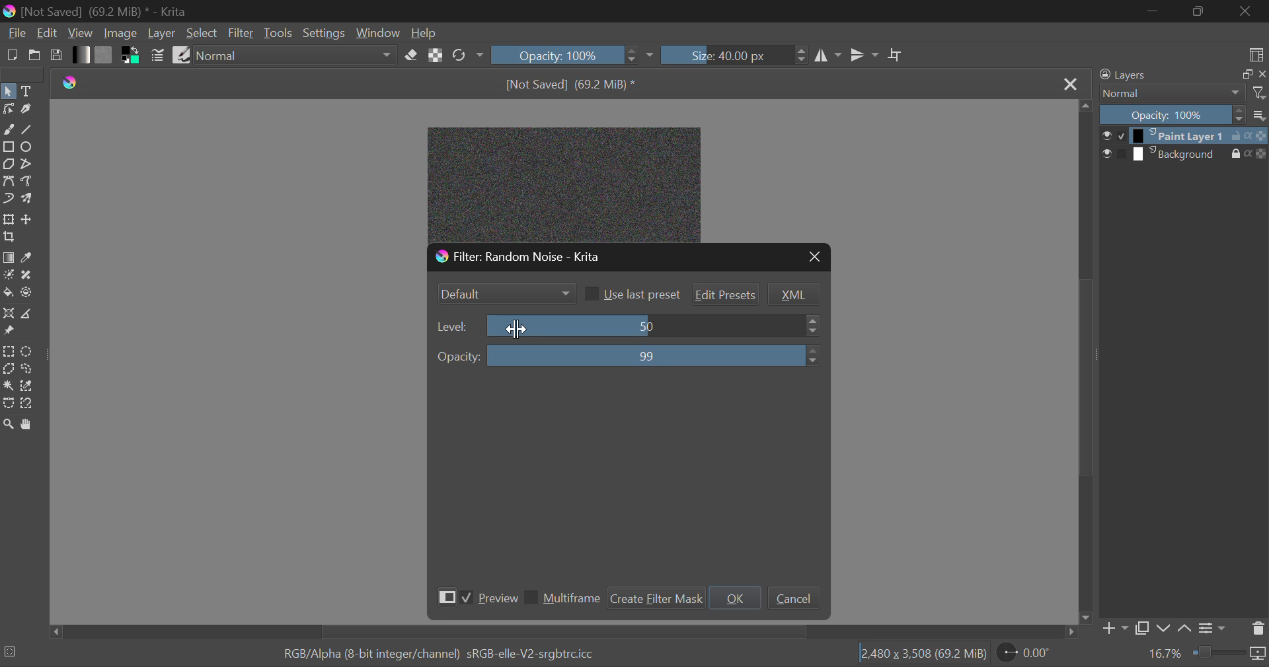  I want to click on Settings, so click(1211, 627).